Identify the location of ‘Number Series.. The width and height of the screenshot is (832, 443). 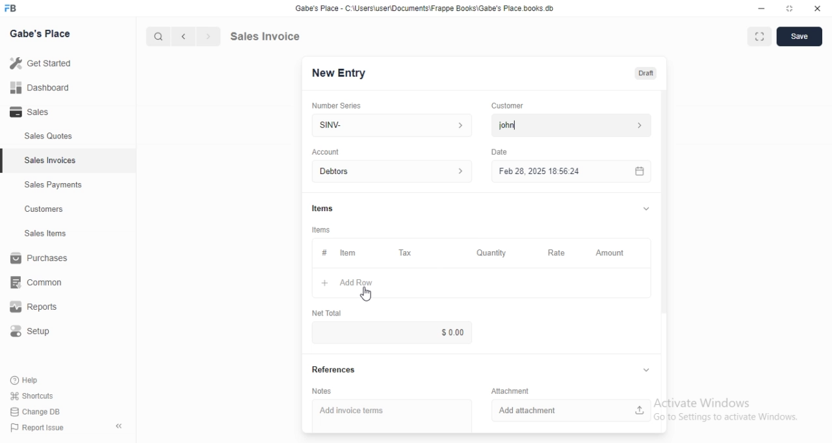
(338, 105).